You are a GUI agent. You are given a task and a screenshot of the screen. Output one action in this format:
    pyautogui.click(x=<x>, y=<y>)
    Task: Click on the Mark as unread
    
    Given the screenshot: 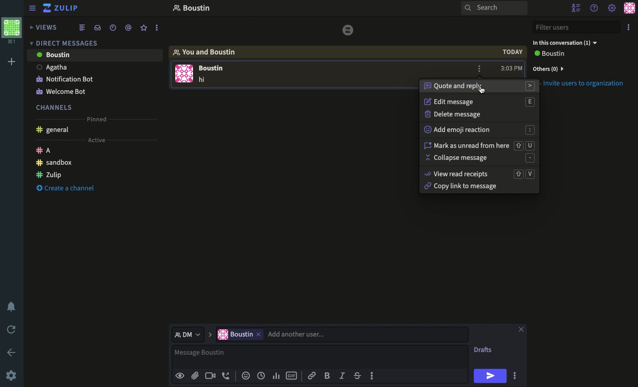 What is the action you would take?
    pyautogui.click(x=480, y=146)
    